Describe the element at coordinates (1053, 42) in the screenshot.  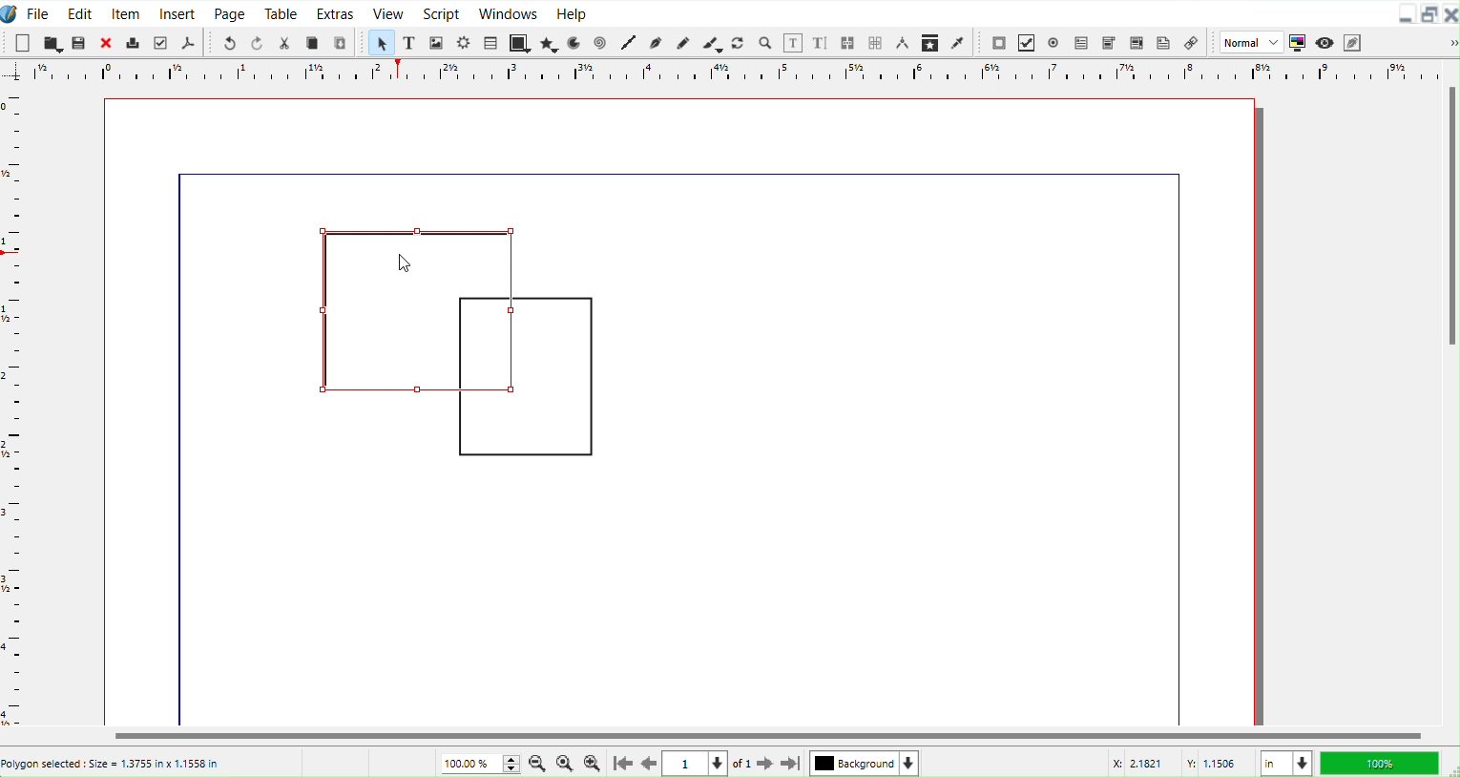
I see `PDF Radio Button` at that location.